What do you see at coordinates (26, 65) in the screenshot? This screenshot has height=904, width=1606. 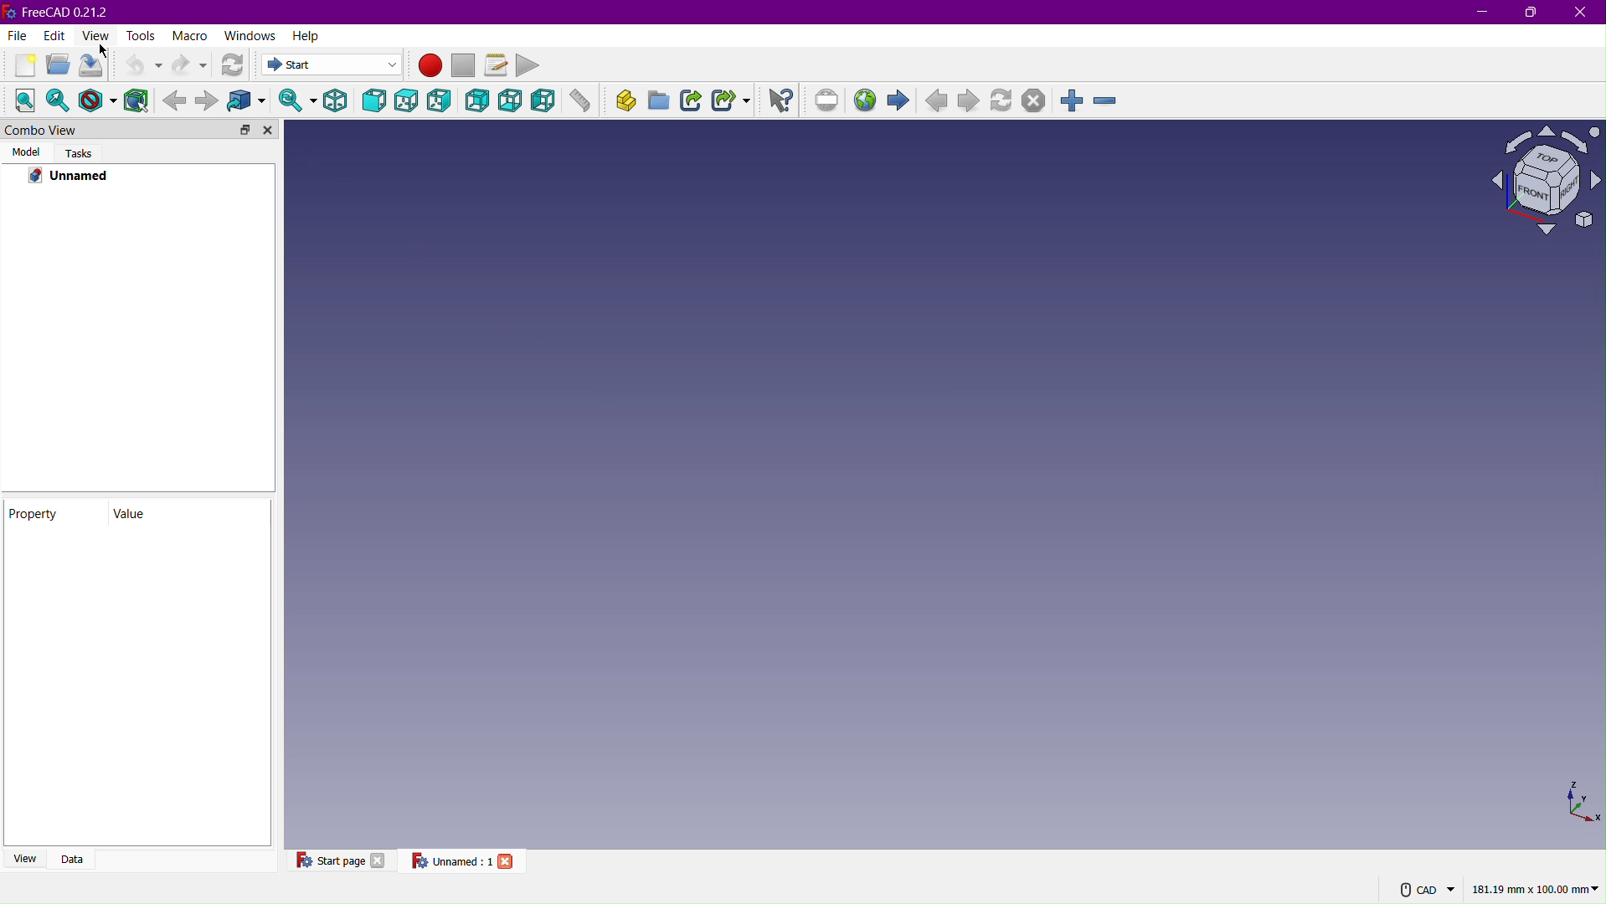 I see `New` at bounding box center [26, 65].